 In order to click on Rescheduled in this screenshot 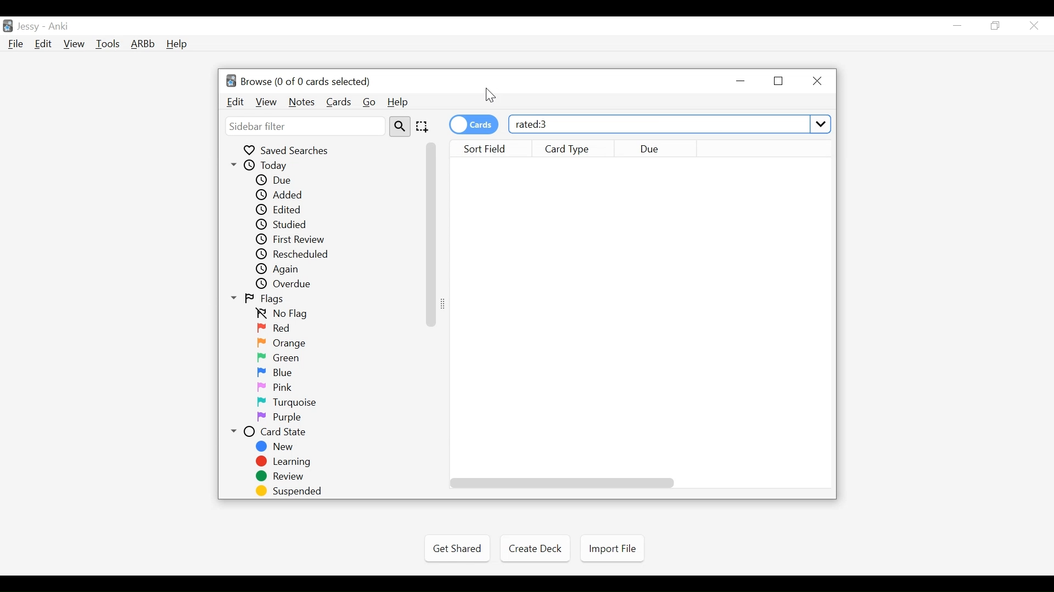, I will do `click(299, 255)`.